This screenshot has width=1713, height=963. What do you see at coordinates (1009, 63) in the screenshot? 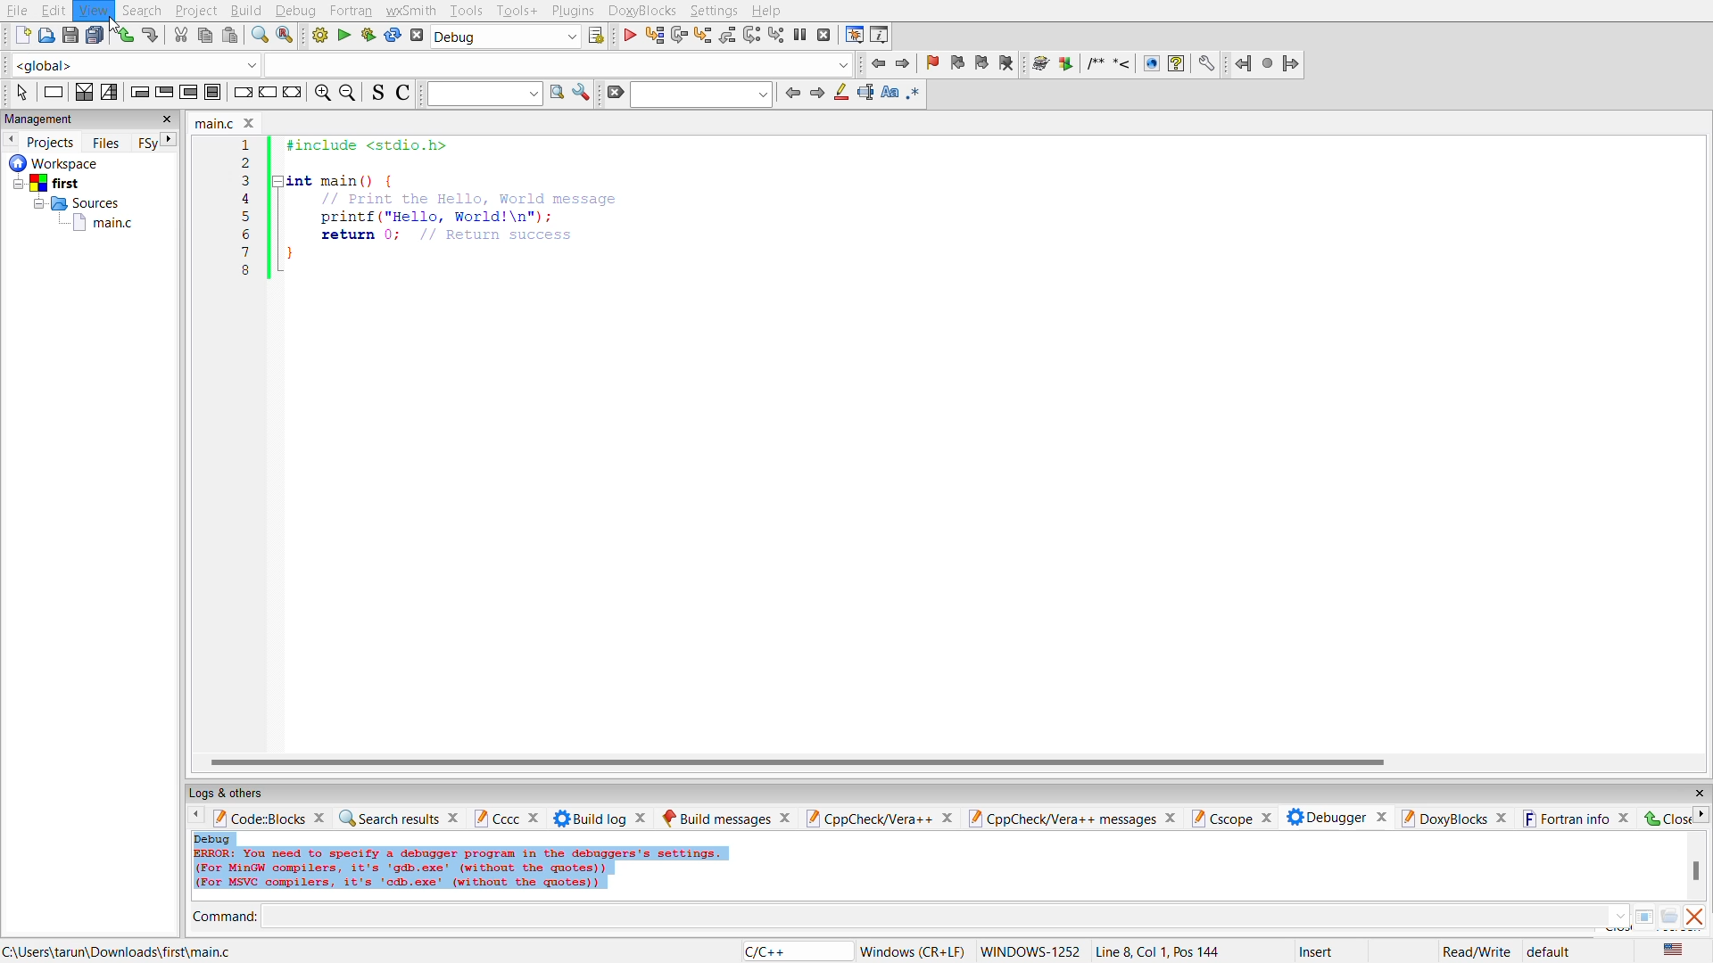
I see `clear bookmarks` at bounding box center [1009, 63].